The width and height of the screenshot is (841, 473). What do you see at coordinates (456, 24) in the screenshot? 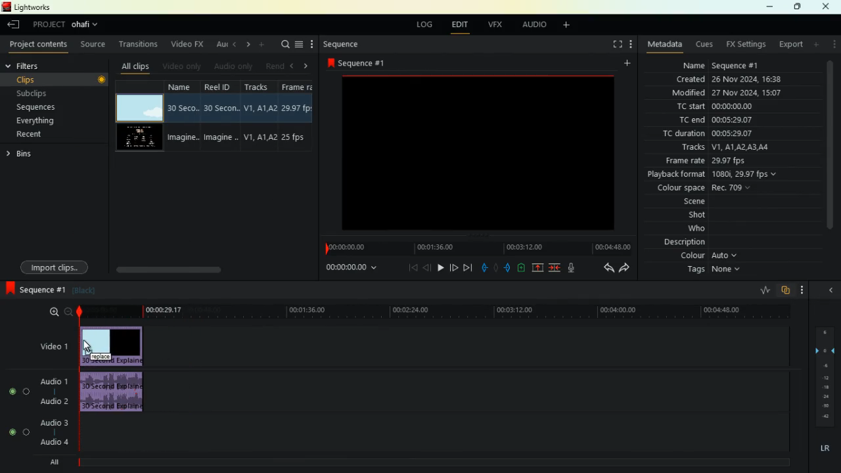
I see `edit` at bounding box center [456, 24].